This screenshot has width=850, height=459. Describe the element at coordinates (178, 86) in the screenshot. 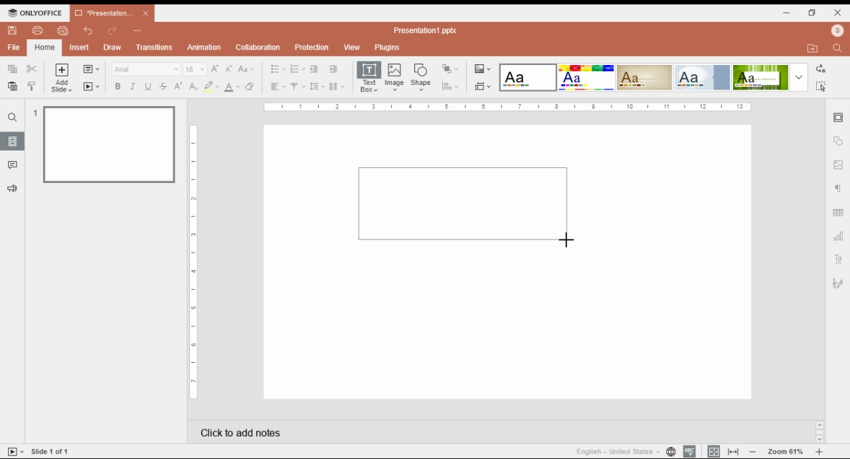

I see `superscript` at that location.